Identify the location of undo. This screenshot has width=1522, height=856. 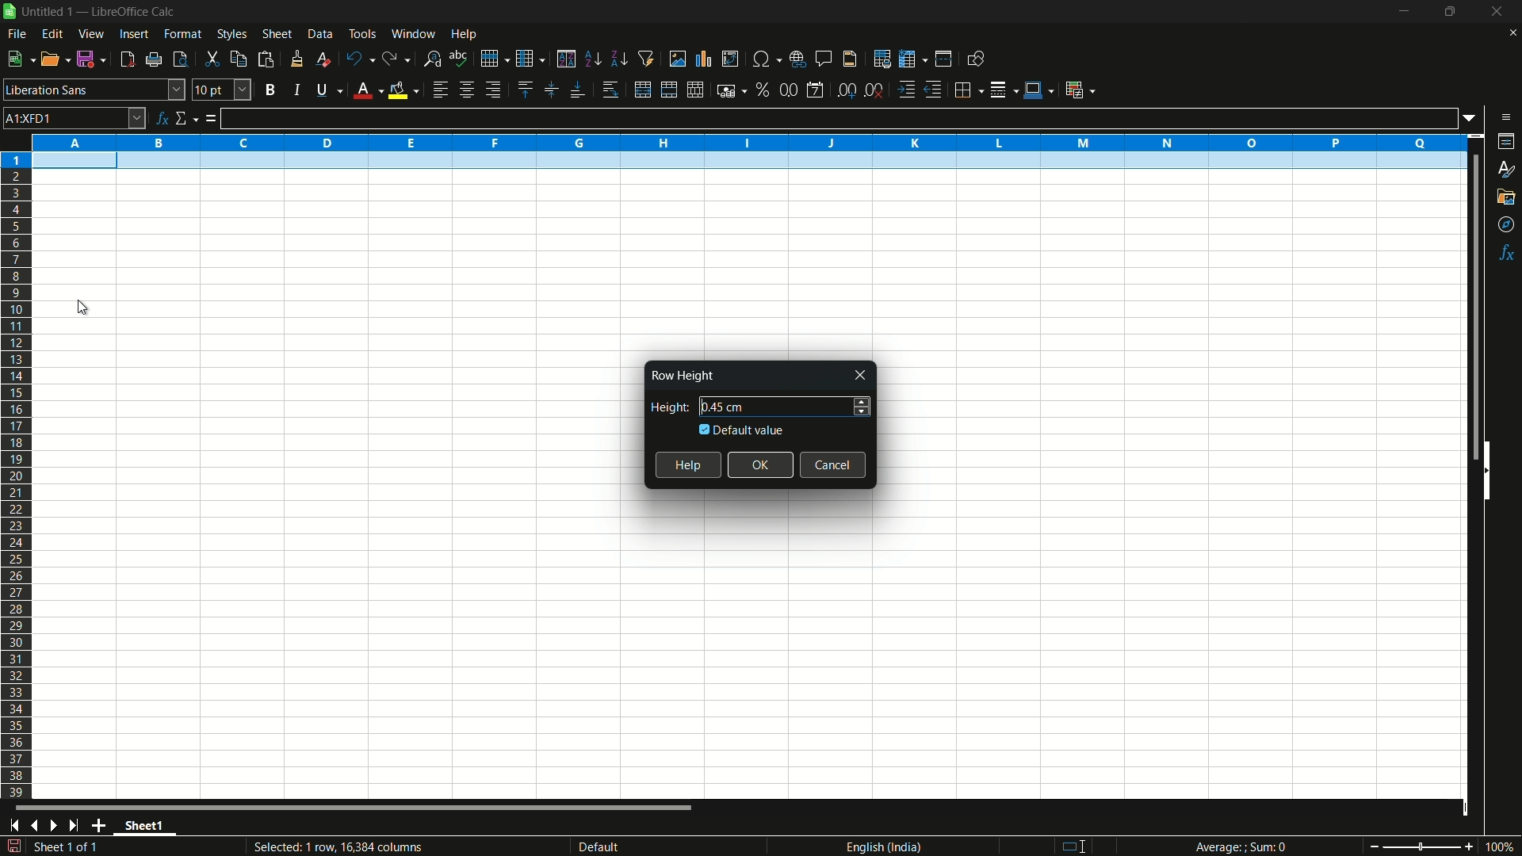
(357, 58).